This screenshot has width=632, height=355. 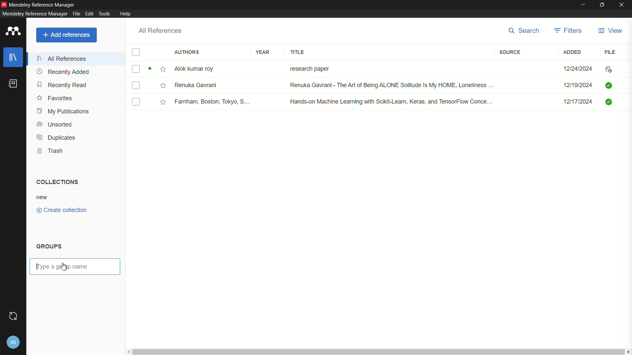 What do you see at coordinates (196, 69) in the screenshot?
I see `Alok Kumar Rou` at bounding box center [196, 69].